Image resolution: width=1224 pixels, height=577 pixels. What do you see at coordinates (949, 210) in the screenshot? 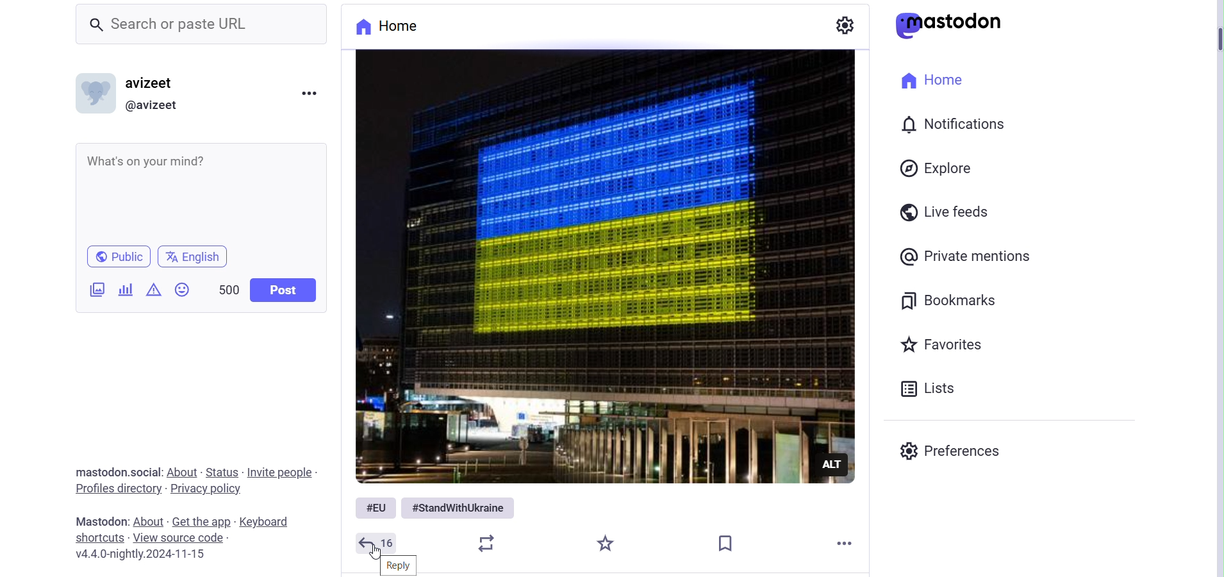
I see `Live Feeds` at bounding box center [949, 210].